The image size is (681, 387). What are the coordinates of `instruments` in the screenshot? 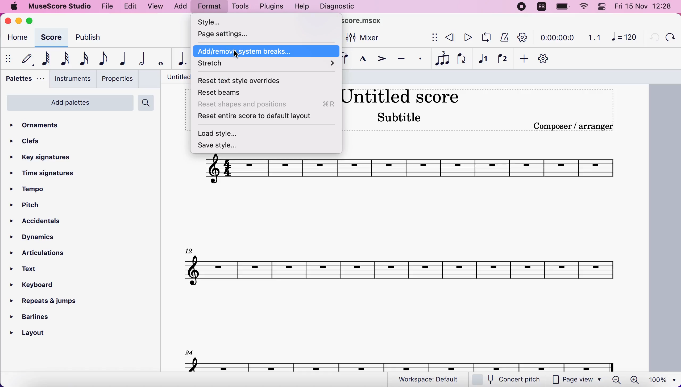 It's located at (71, 79).